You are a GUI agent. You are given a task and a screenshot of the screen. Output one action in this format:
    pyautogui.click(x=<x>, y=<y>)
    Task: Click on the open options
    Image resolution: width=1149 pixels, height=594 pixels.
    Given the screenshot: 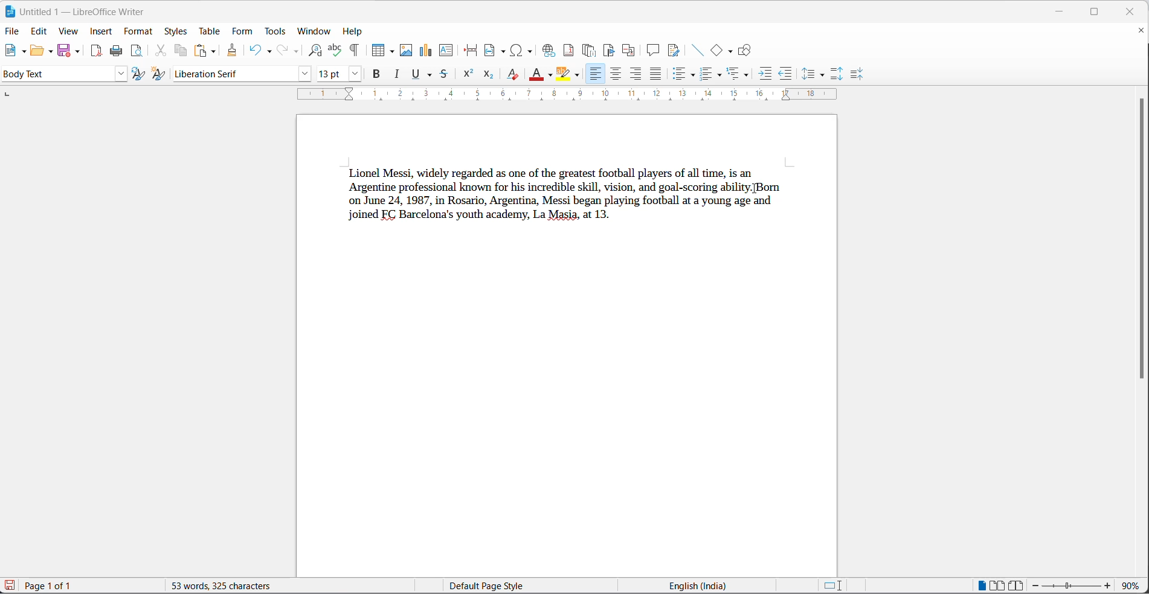 What is the action you would take?
    pyautogui.click(x=49, y=52)
    